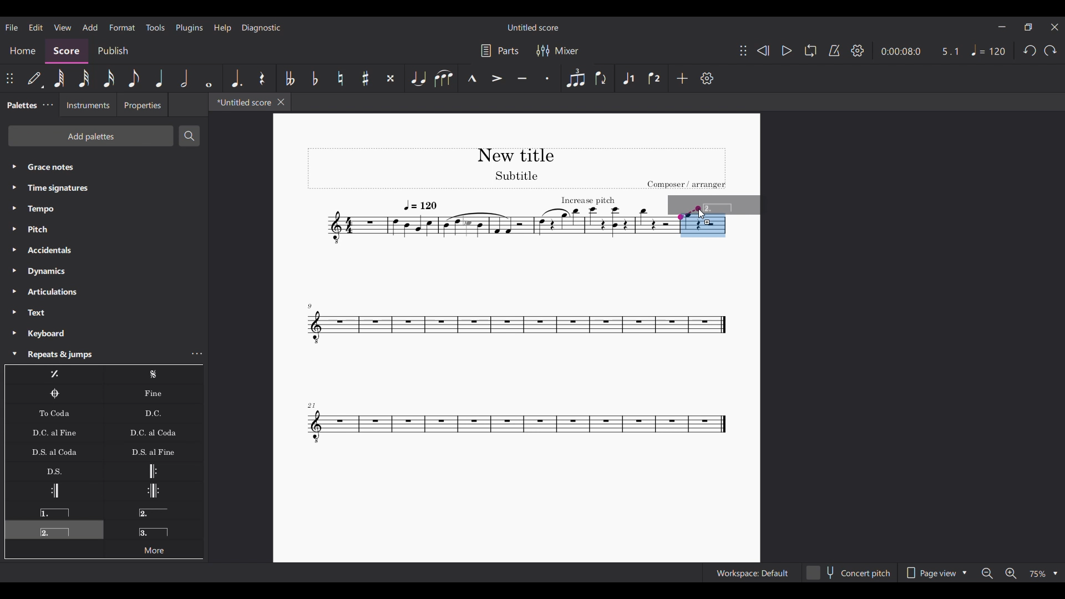 The width and height of the screenshot is (1065, 599). I want to click on Repeats & jumps highlighted by cursor, so click(94, 354).